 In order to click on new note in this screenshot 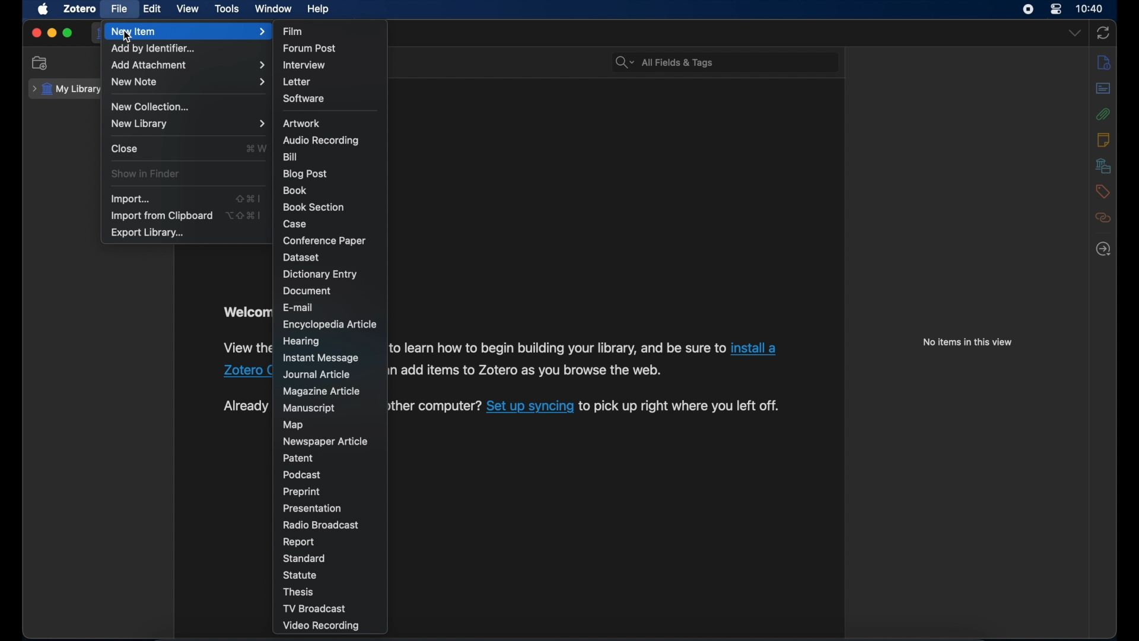, I will do `click(188, 82)`.